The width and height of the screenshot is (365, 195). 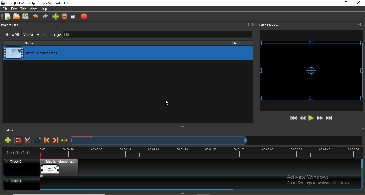 What do you see at coordinates (42, 175) in the screenshot?
I see `fade effect timeline` at bounding box center [42, 175].